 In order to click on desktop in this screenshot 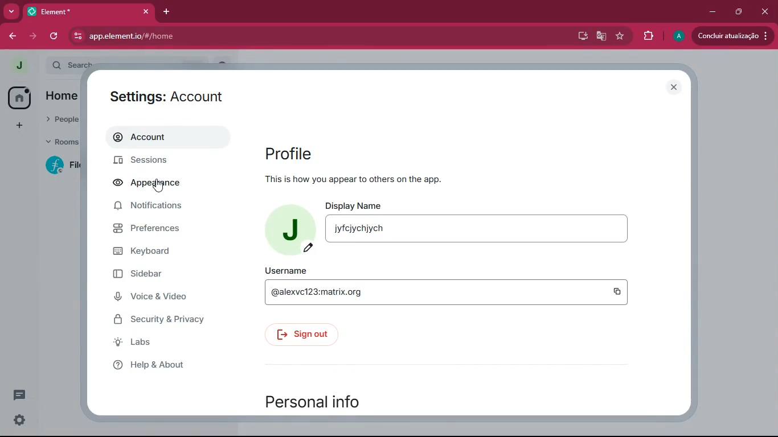, I will do `click(581, 36)`.